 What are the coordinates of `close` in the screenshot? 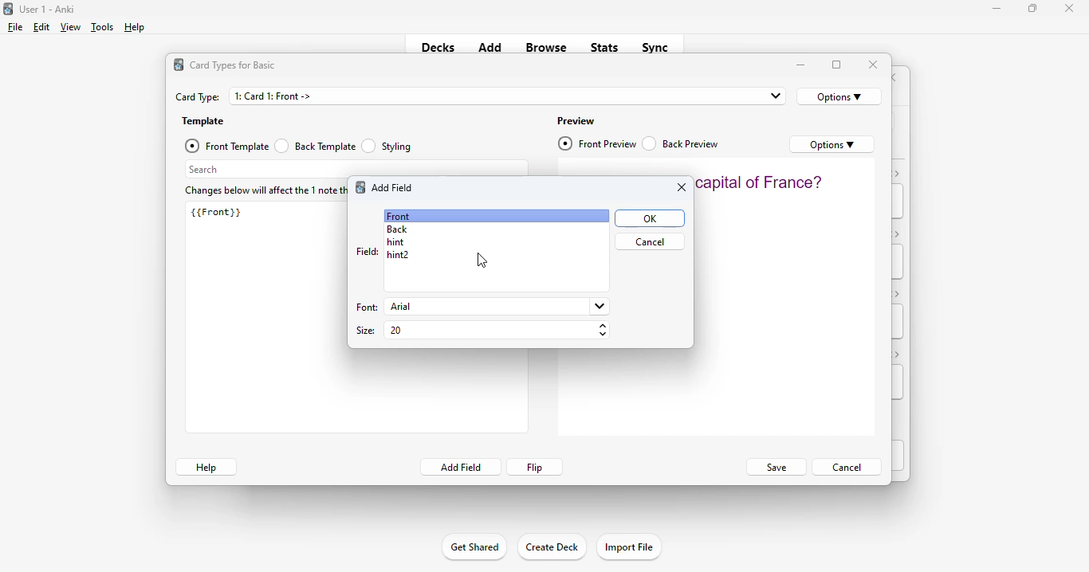 It's located at (874, 65).